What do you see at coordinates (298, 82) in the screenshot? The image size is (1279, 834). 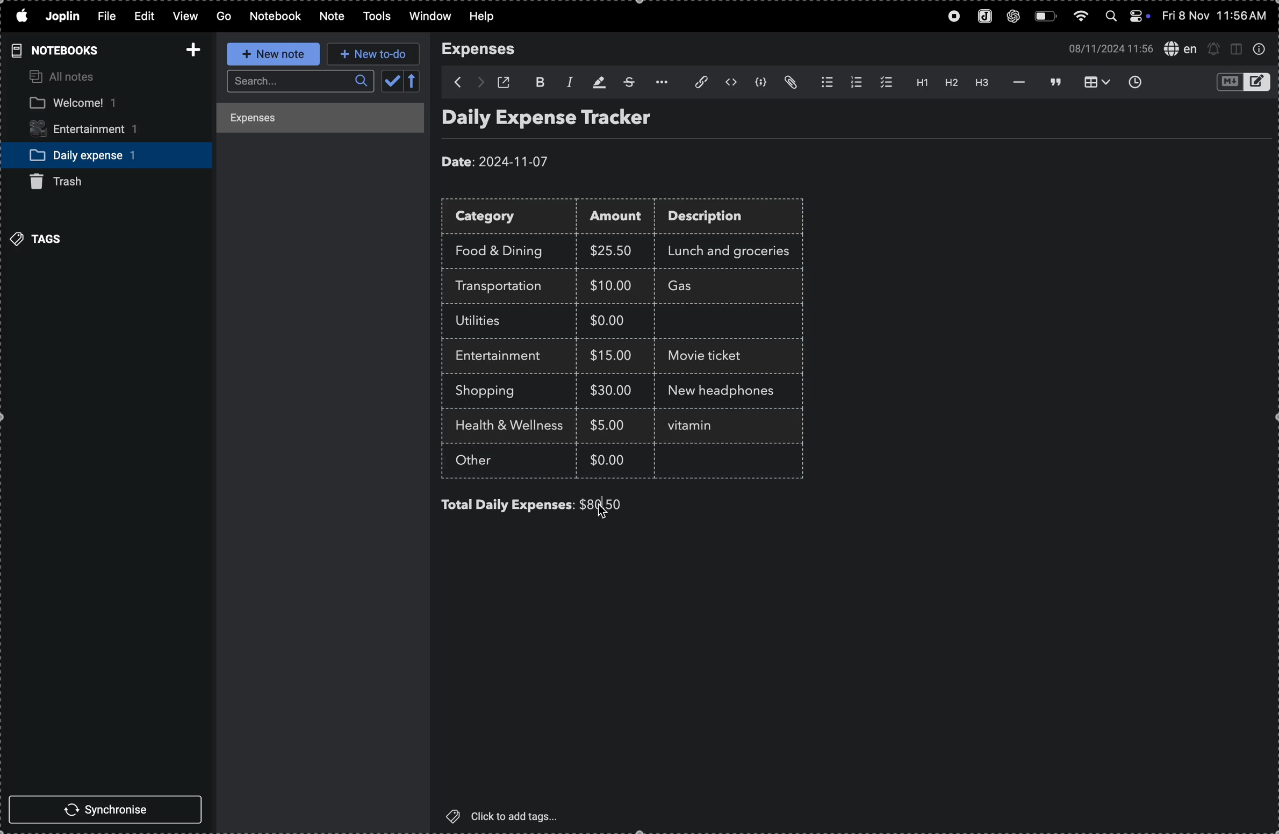 I see `search bar` at bounding box center [298, 82].